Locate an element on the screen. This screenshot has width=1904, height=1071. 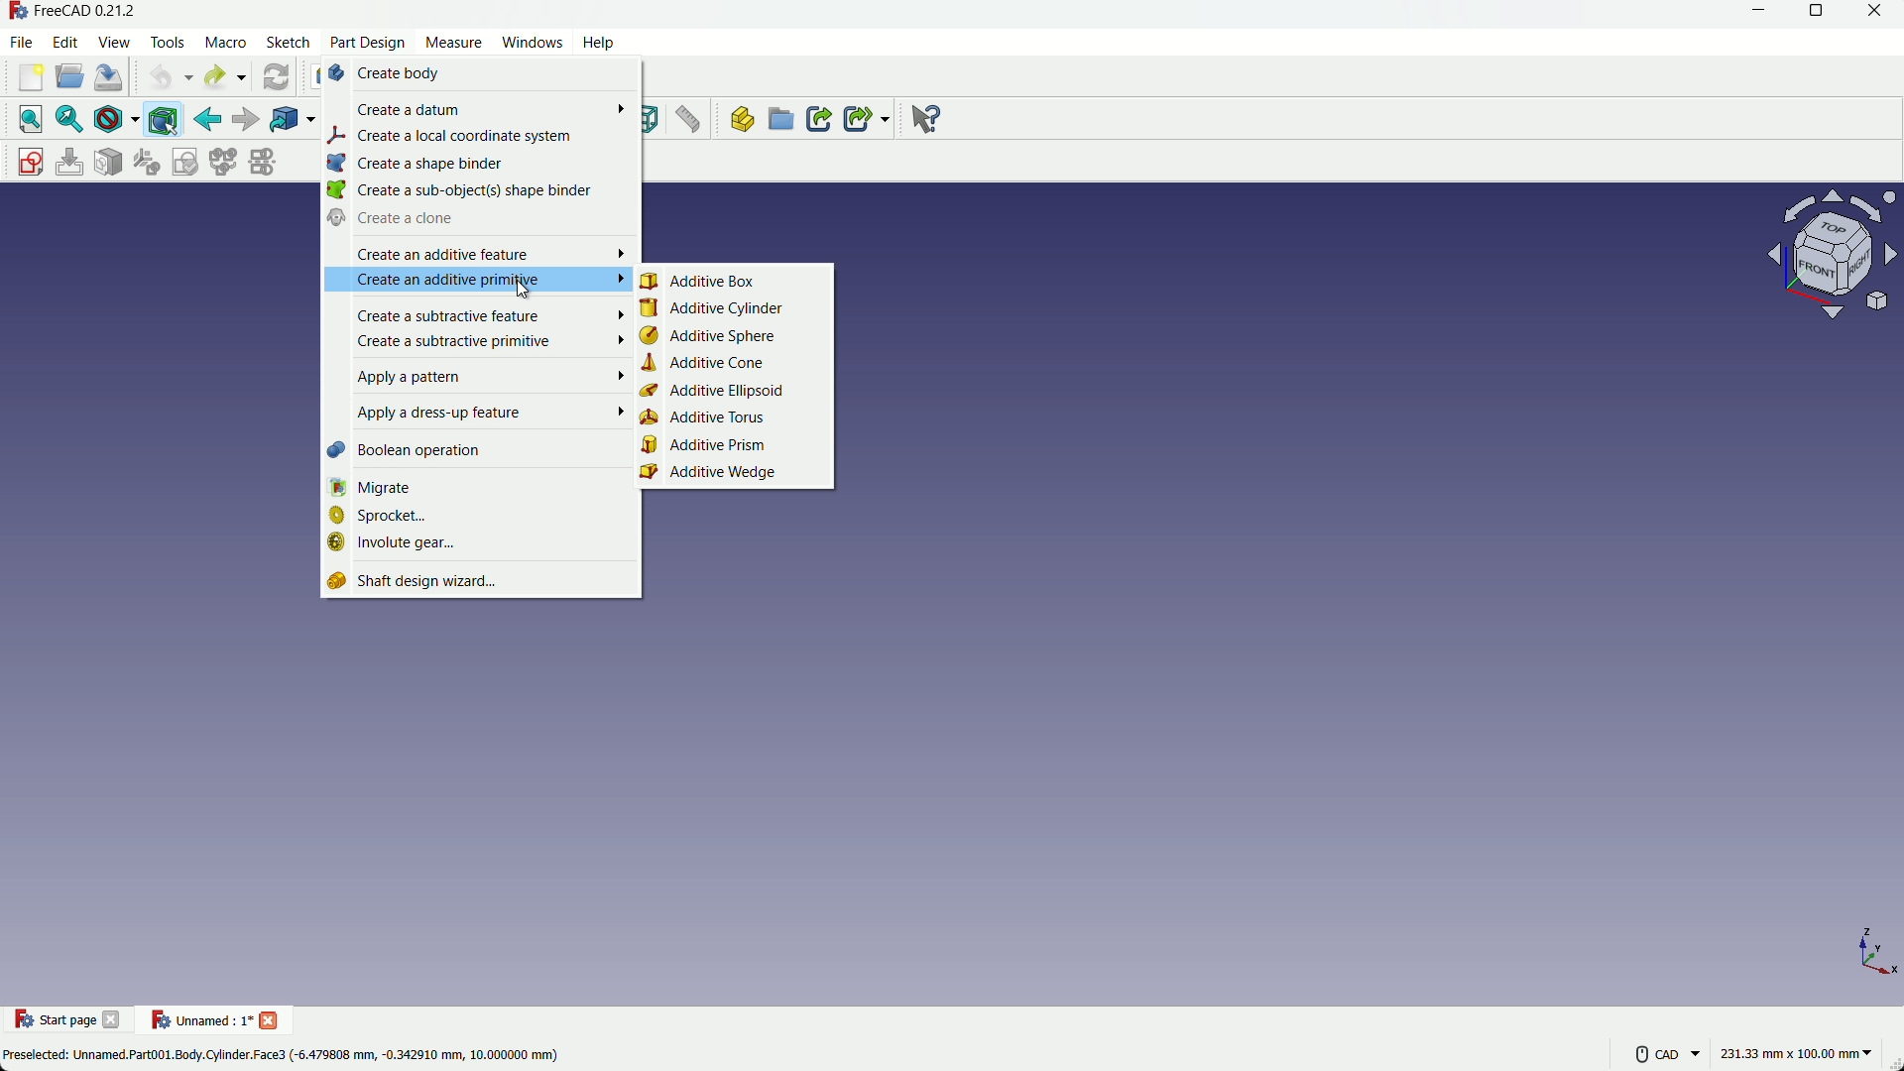
additive prism is located at coordinates (738, 445).